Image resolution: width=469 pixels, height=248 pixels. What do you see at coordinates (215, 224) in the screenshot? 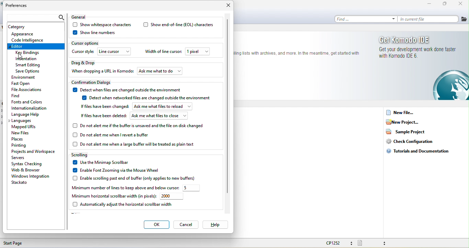
I see `help` at bounding box center [215, 224].